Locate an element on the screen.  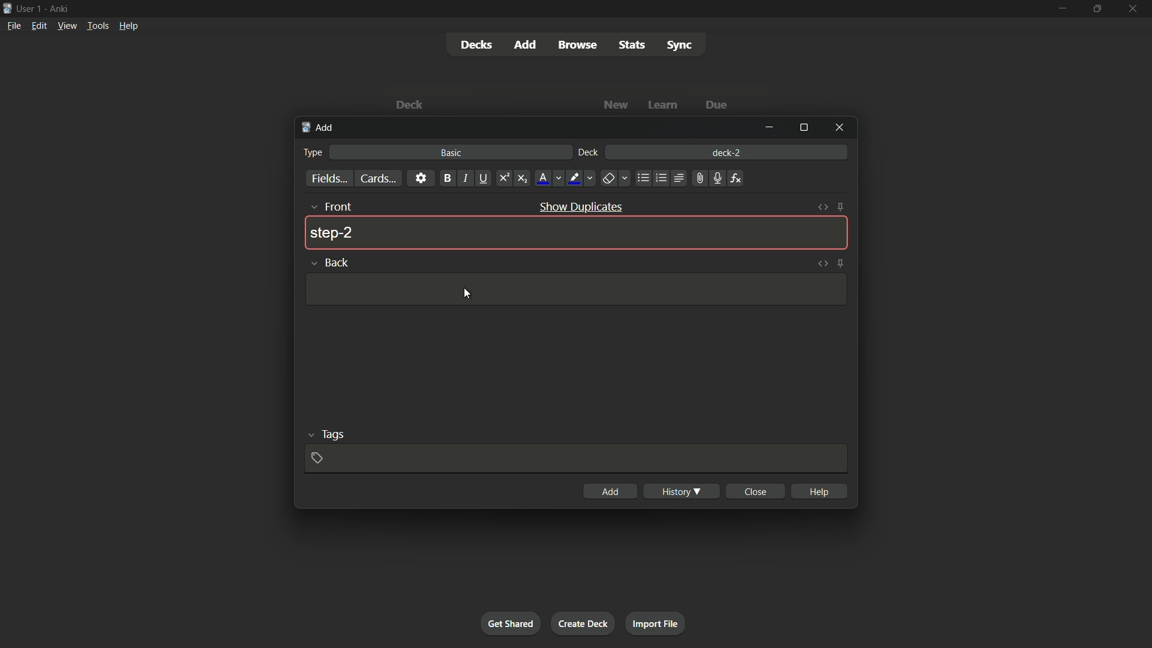
tags is located at coordinates (326, 435).